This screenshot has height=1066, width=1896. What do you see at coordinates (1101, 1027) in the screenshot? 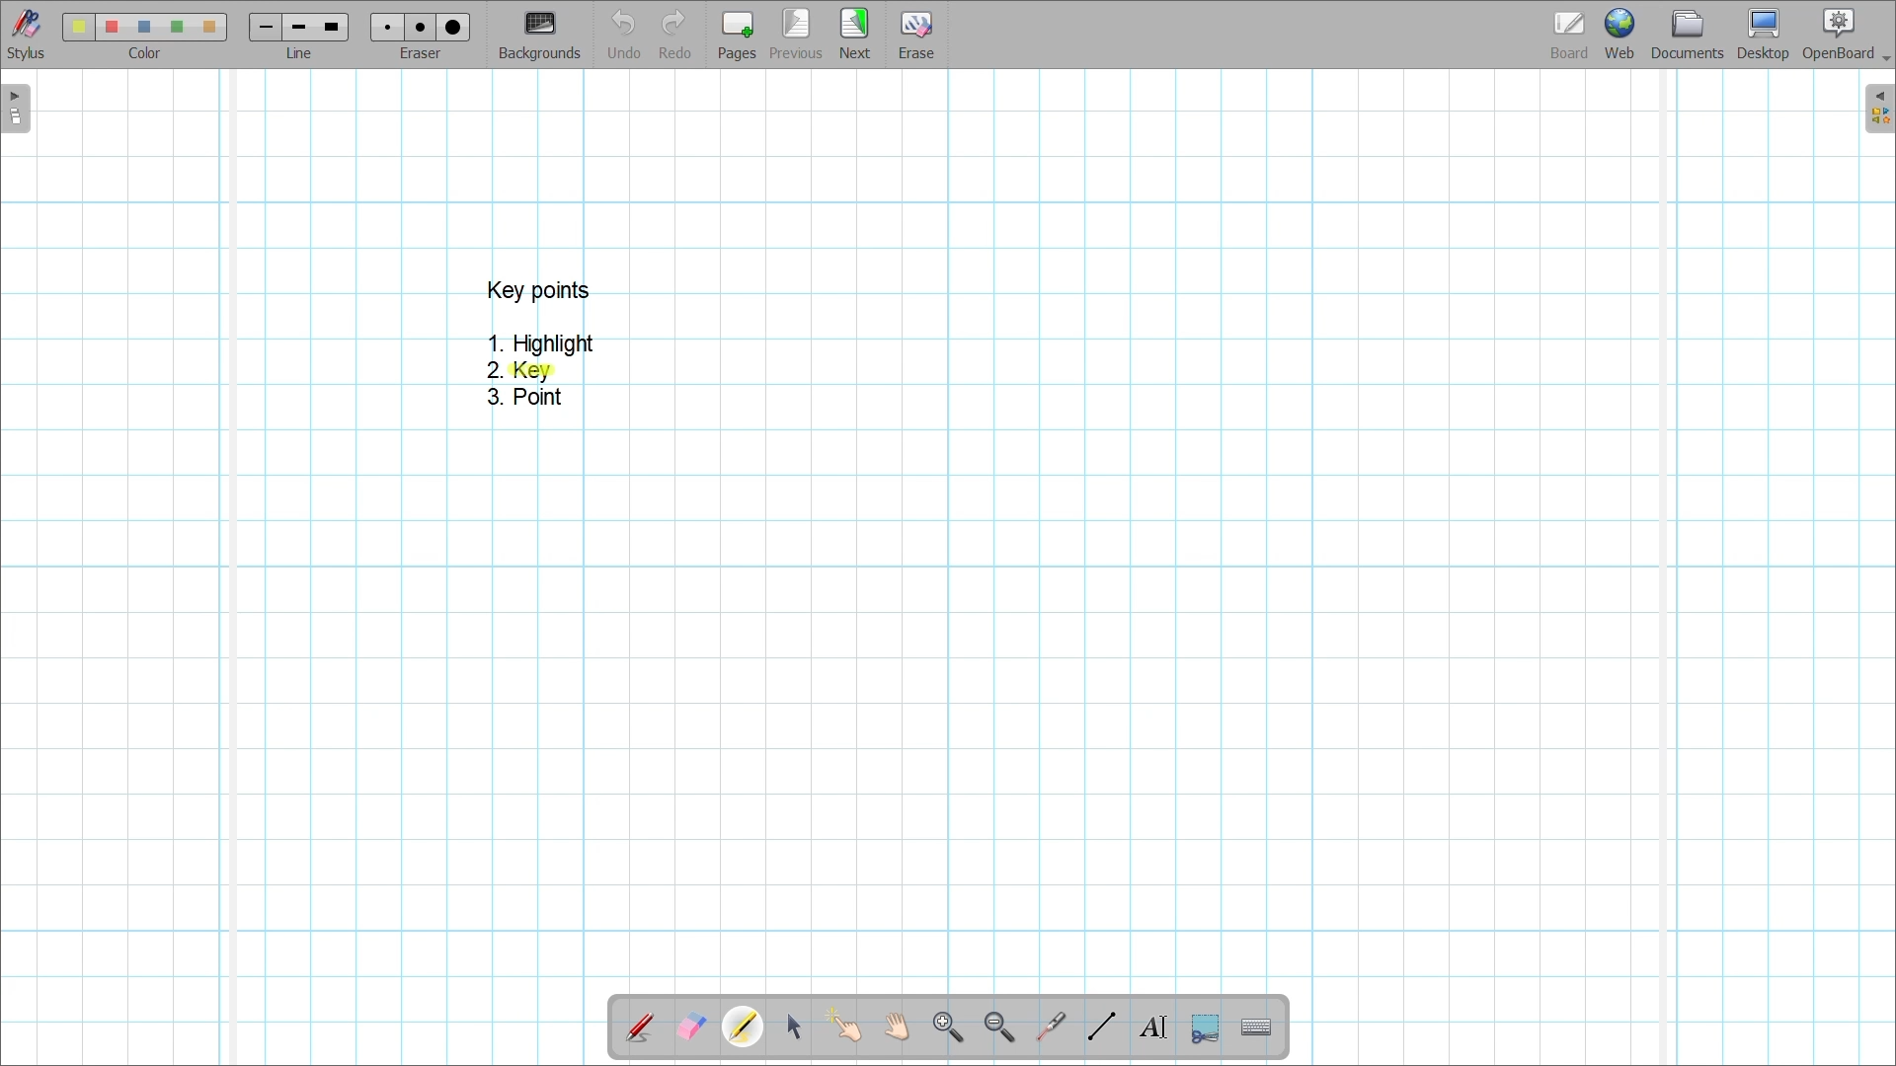
I see `Draw lines` at bounding box center [1101, 1027].